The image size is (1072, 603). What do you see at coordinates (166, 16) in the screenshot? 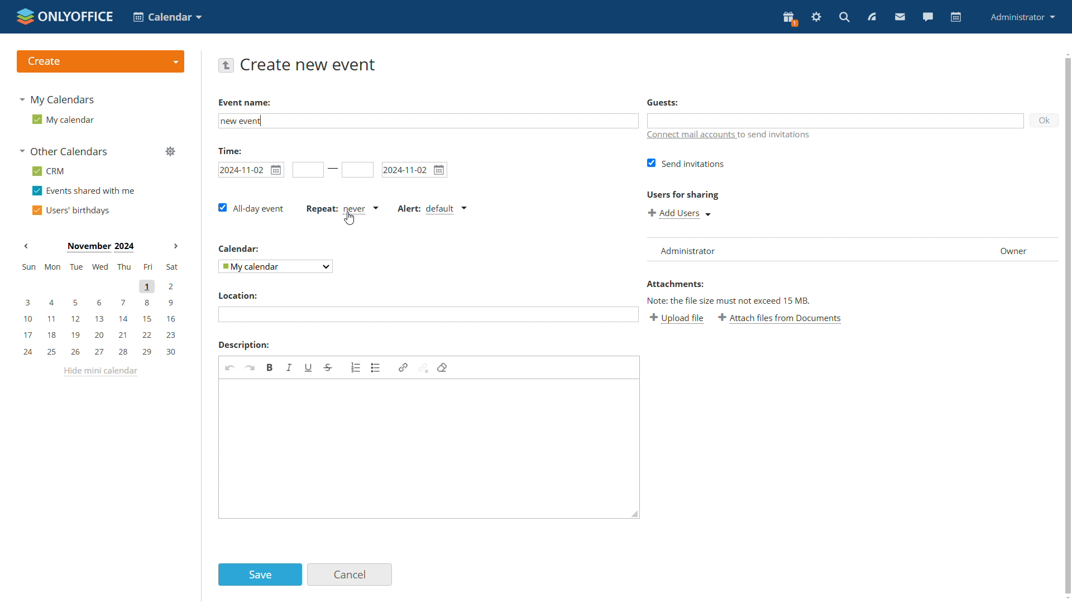
I see `select application` at bounding box center [166, 16].